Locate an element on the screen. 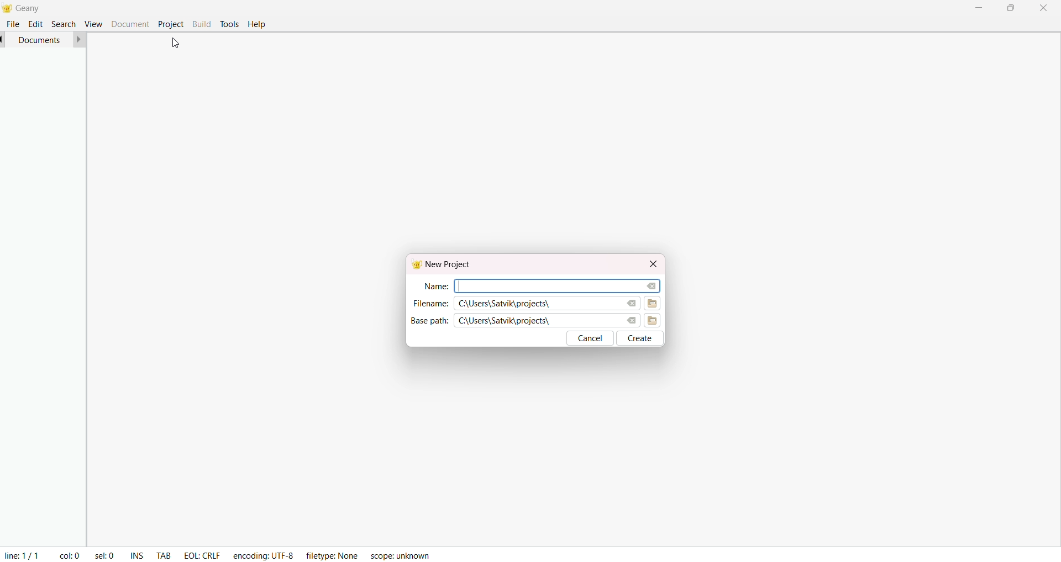  ins is located at coordinates (139, 555).